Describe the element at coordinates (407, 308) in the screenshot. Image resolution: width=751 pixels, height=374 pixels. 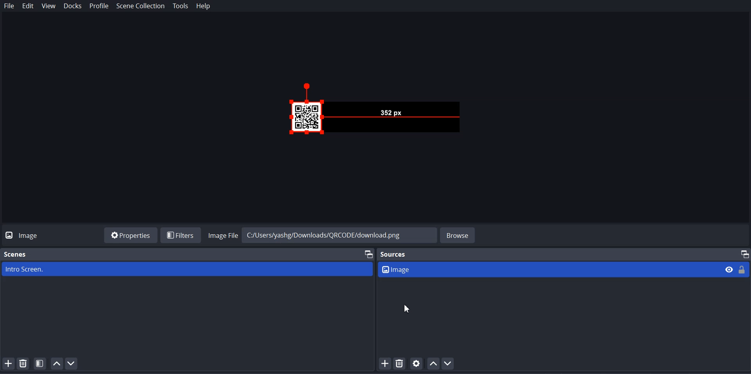
I see `Cursor` at that location.